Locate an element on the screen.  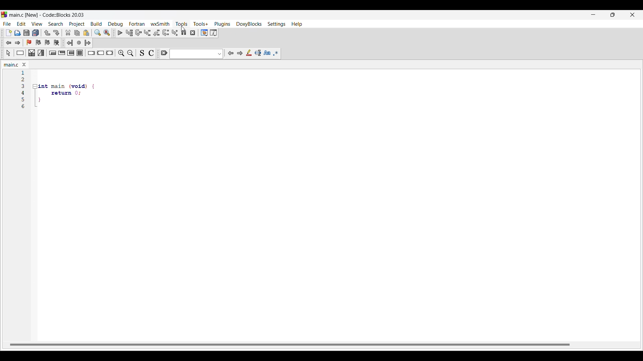
Debug/Continue is located at coordinates (120, 33).